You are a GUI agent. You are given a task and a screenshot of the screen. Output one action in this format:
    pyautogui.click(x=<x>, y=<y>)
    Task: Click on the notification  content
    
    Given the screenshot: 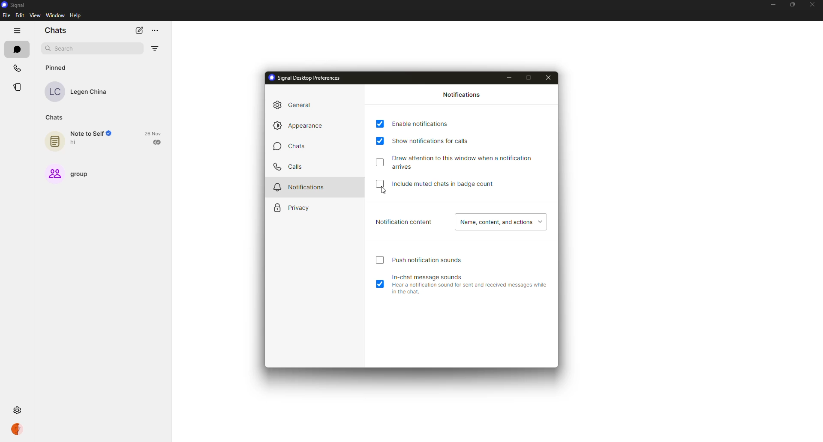 What is the action you would take?
    pyautogui.click(x=402, y=221)
    